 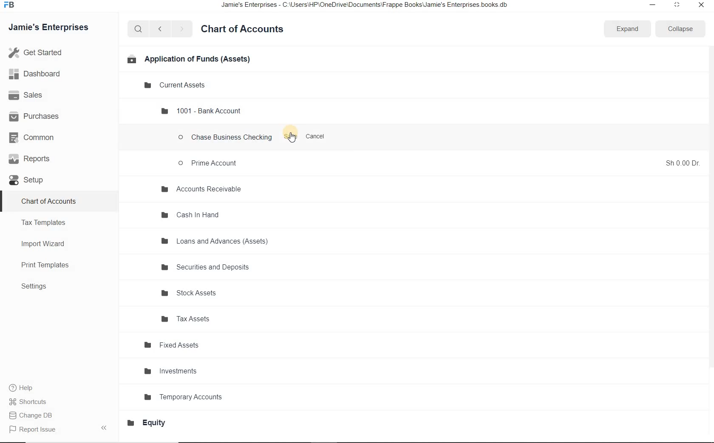 What do you see at coordinates (192, 216) in the screenshot?
I see `Cash In Hand` at bounding box center [192, 216].